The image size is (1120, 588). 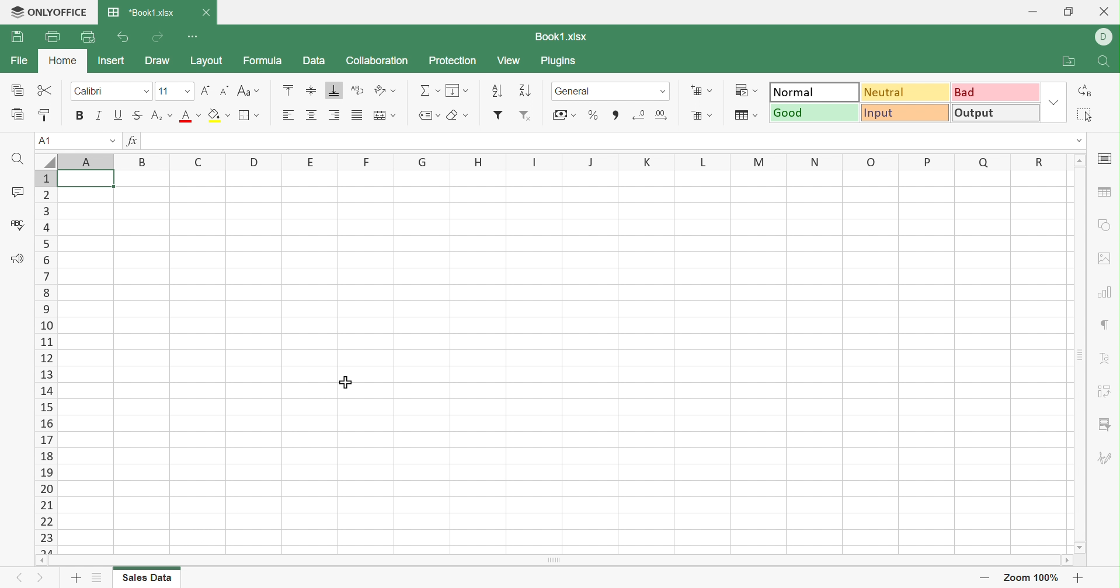 I want to click on Add sheet, so click(x=76, y=577).